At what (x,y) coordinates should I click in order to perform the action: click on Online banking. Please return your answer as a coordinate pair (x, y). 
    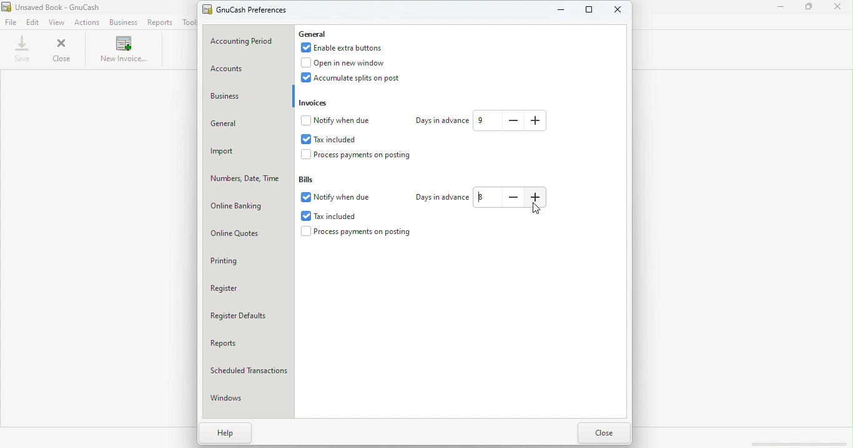
    Looking at the image, I should click on (246, 205).